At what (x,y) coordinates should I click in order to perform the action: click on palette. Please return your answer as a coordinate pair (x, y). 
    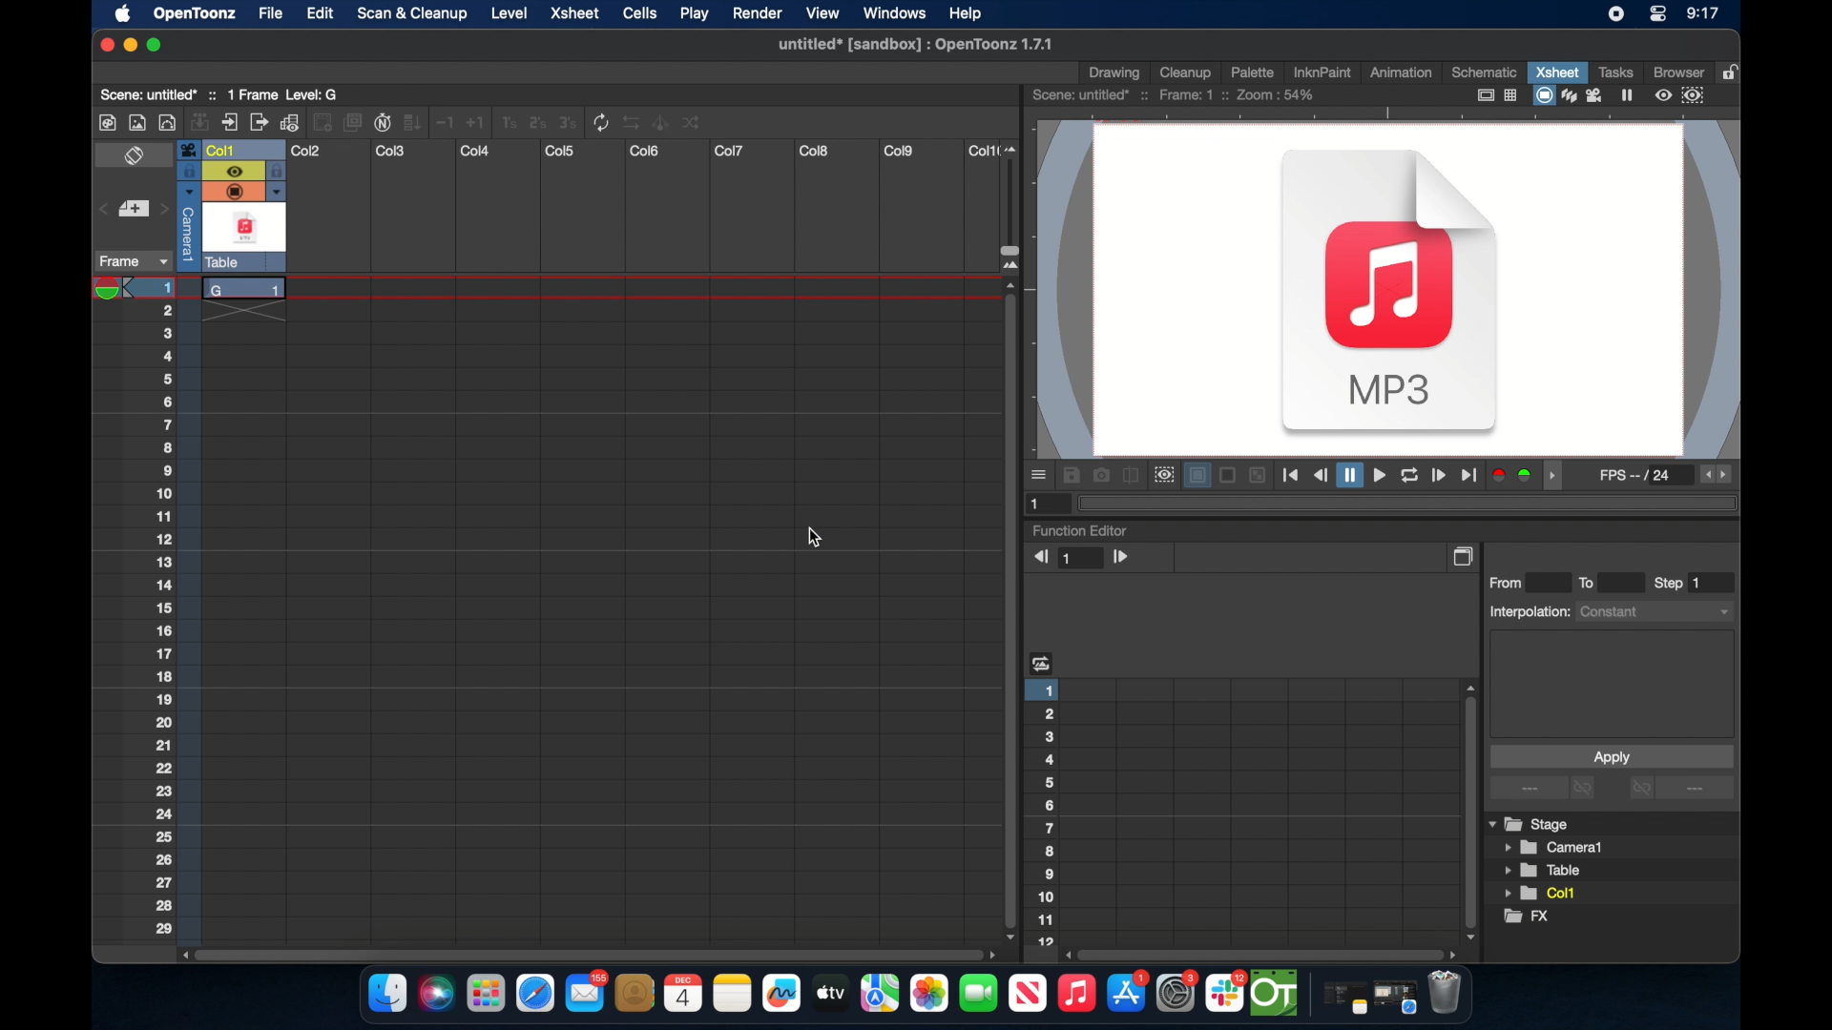
    Looking at the image, I should click on (1253, 72).